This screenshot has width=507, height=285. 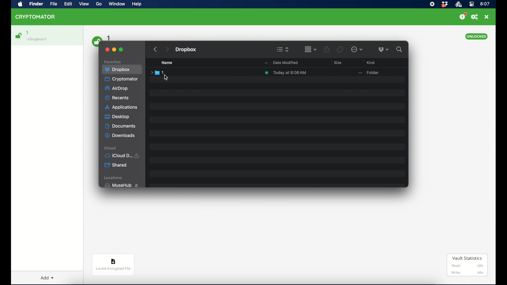 I want to click on --, so click(x=360, y=73).